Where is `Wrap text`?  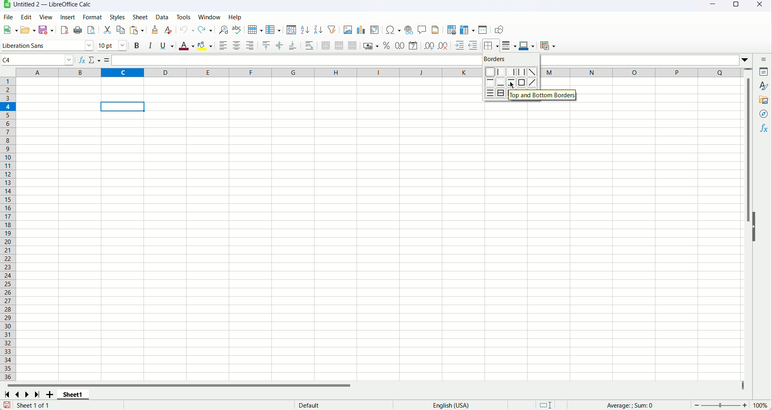
Wrap text is located at coordinates (309, 45).